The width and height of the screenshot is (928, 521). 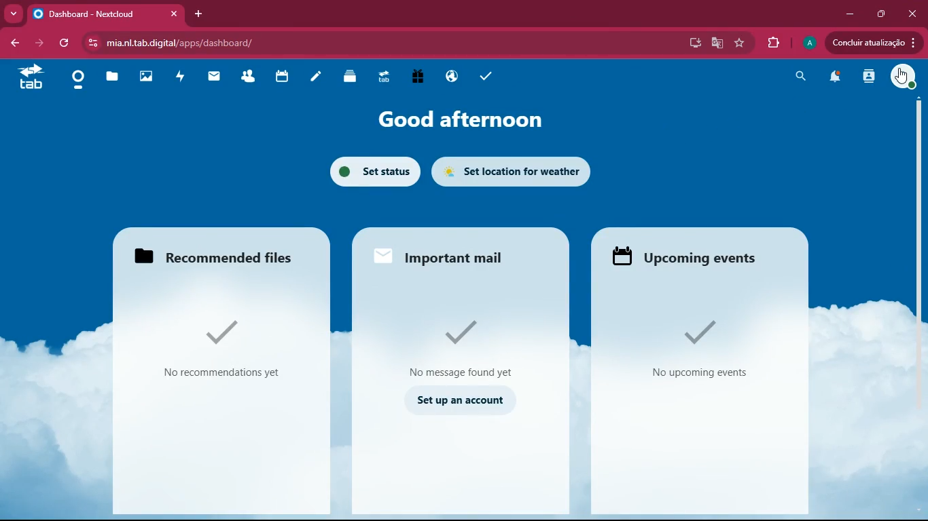 I want to click on extension, so click(x=773, y=41).